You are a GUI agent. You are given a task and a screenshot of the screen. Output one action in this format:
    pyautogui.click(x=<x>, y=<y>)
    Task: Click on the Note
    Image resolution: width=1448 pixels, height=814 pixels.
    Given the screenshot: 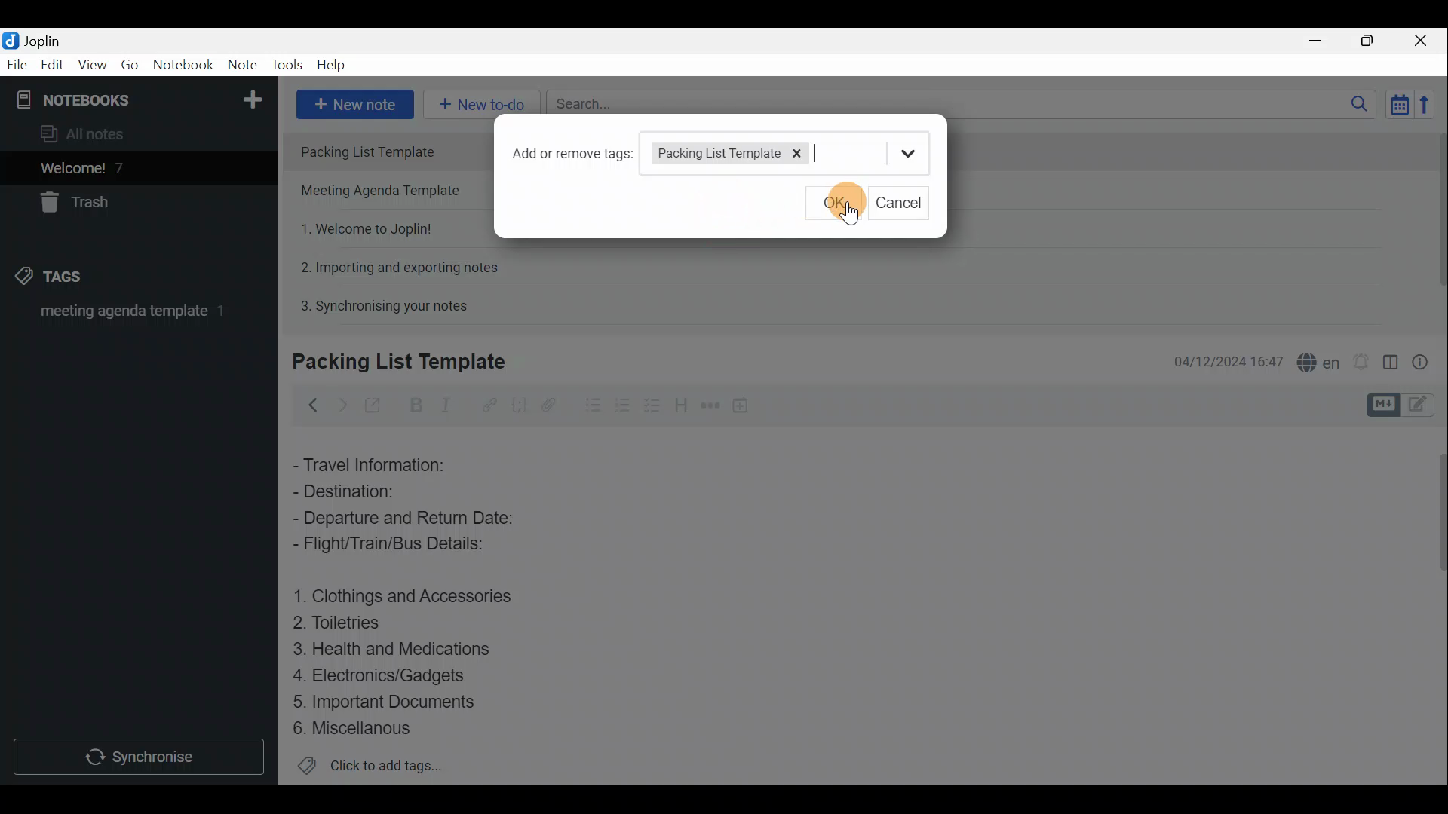 What is the action you would take?
    pyautogui.click(x=241, y=66)
    